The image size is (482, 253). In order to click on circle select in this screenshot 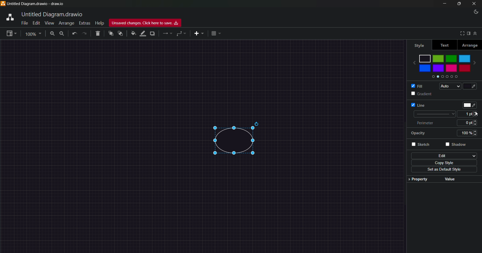, I will do `click(231, 142)`.